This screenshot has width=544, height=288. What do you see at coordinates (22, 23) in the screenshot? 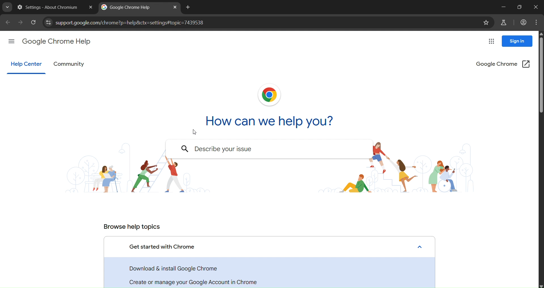
I see `go forward one page` at bounding box center [22, 23].